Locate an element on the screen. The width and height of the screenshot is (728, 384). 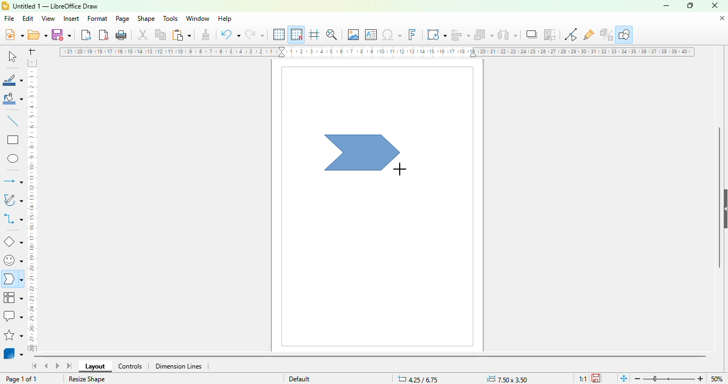
open is located at coordinates (37, 34).